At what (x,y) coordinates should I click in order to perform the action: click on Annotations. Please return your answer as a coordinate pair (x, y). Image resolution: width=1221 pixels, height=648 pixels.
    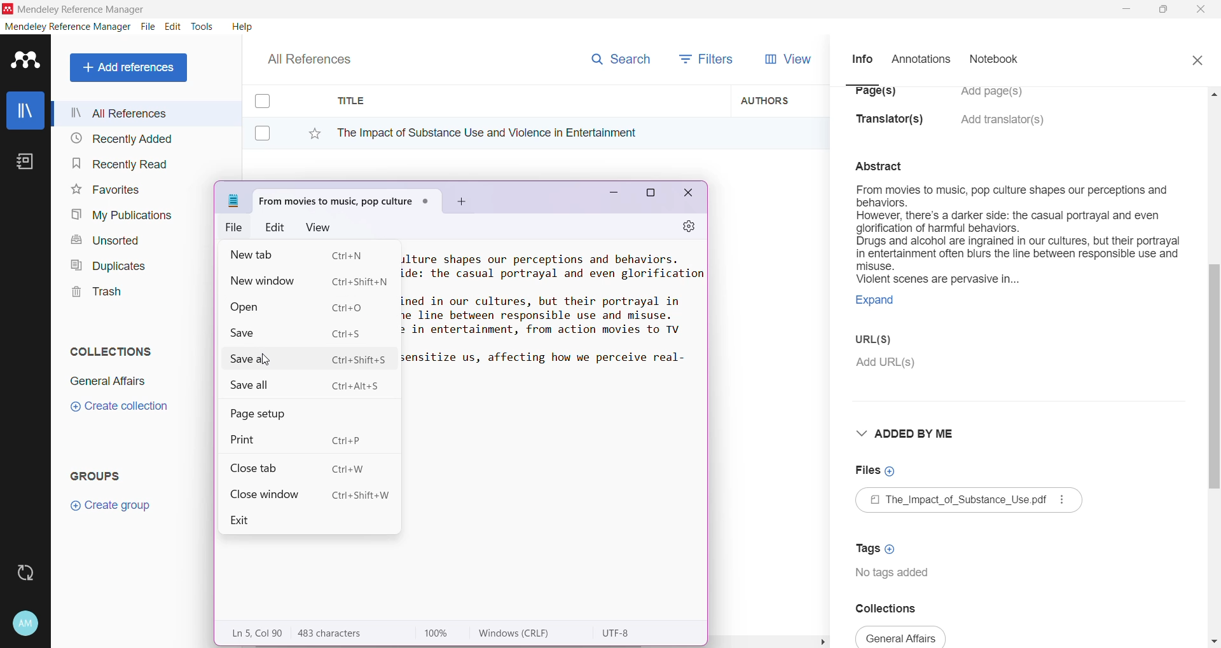
    Looking at the image, I should click on (920, 60).